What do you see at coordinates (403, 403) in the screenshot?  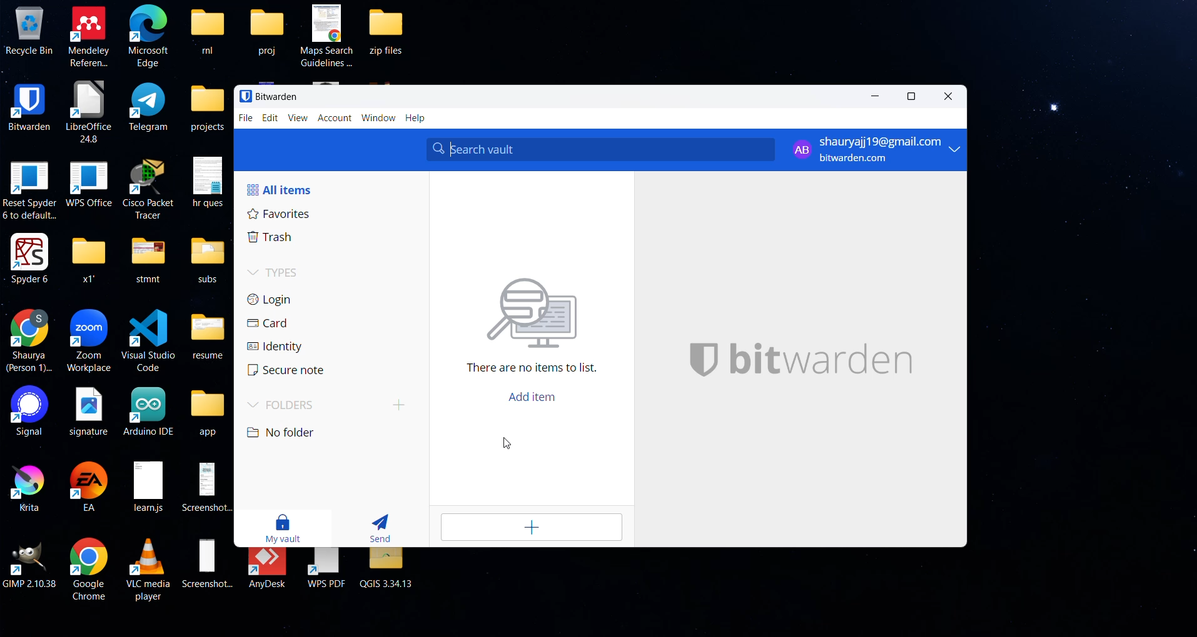 I see `add` at bounding box center [403, 403].